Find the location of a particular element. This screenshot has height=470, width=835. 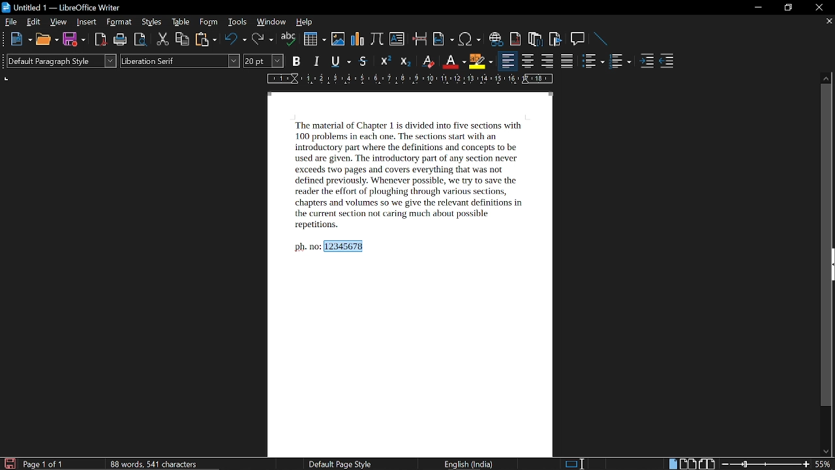

paste is located at coordinates (206, 39).